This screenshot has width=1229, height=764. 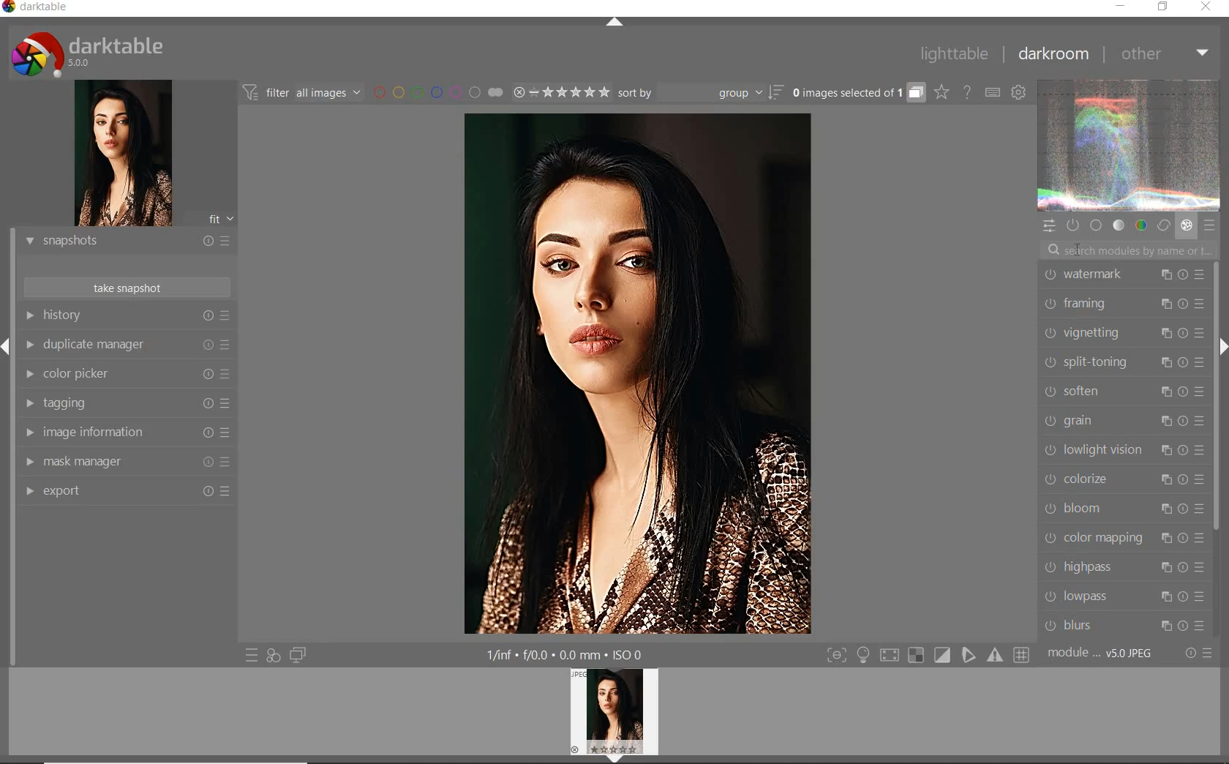 I want to click on presets, so click(x=1211, y=225).